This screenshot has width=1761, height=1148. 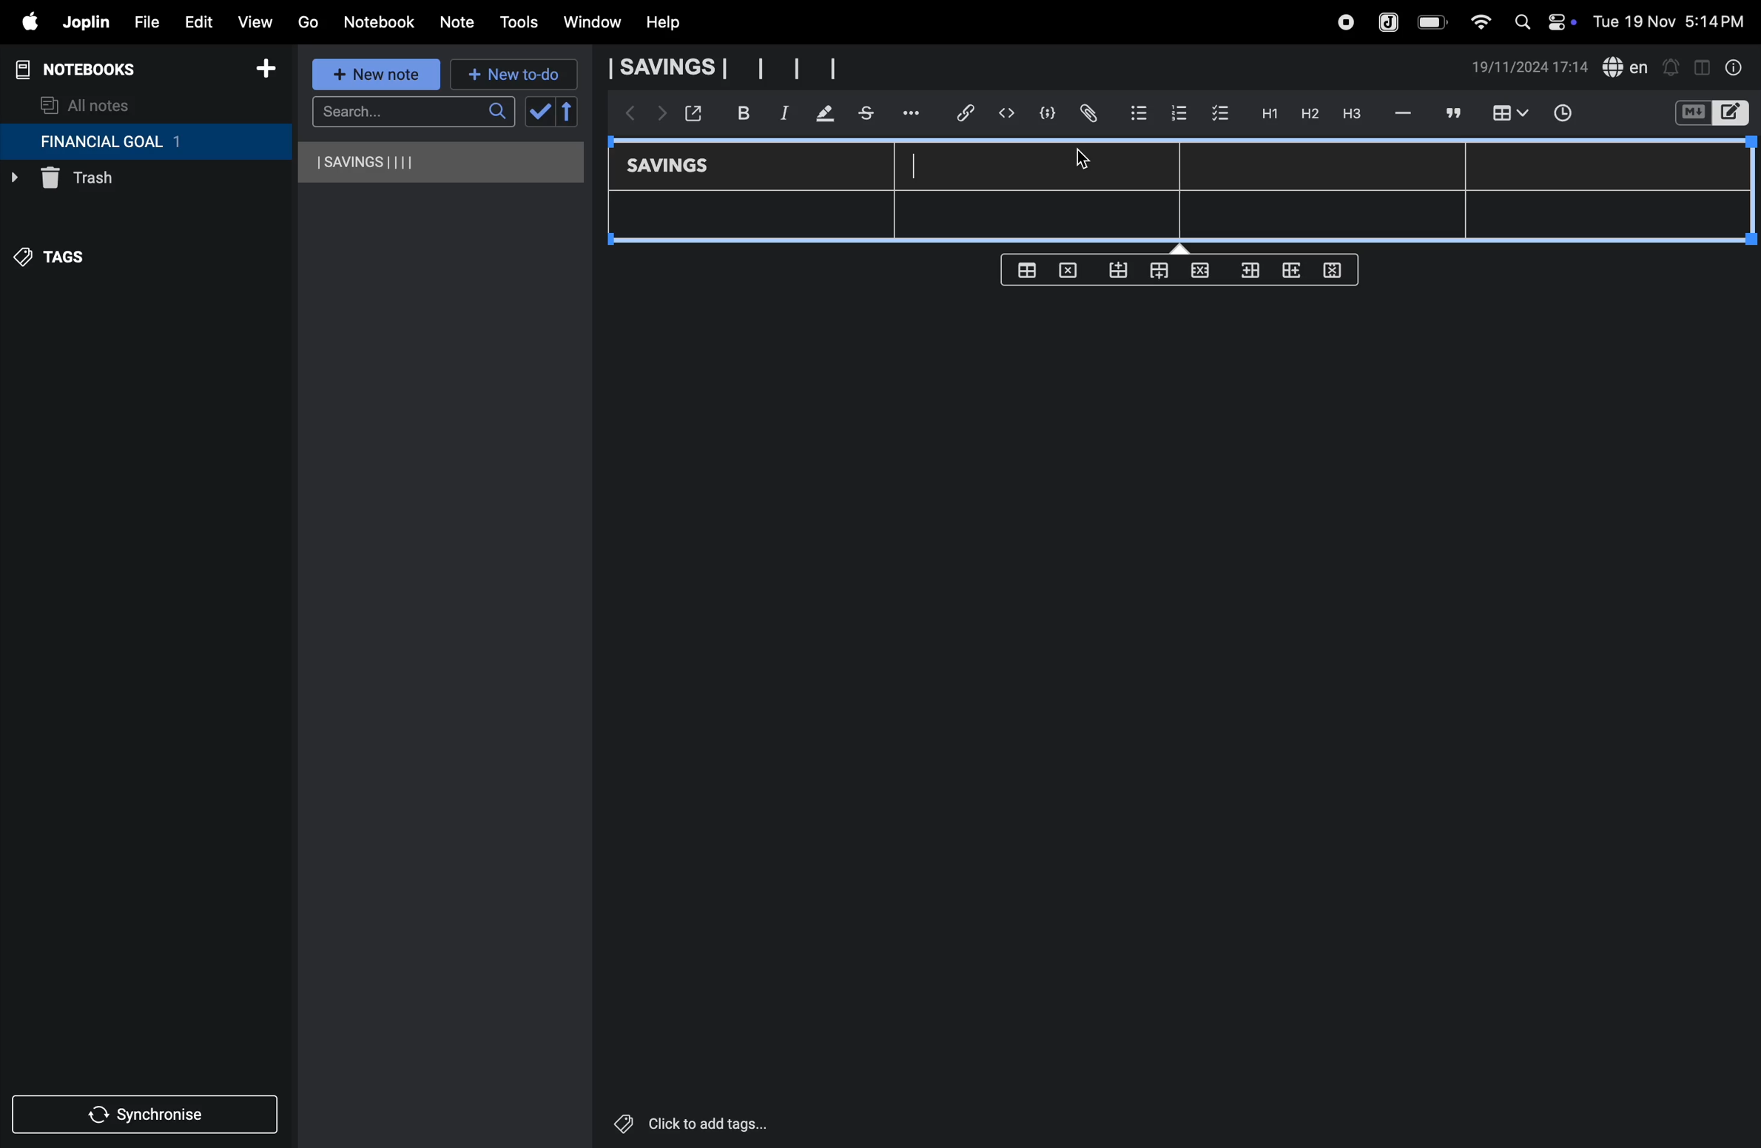 What do you see at coordinates (378, 22) in the screenshot?
I see `notebook` at bounding box center [378, 22].